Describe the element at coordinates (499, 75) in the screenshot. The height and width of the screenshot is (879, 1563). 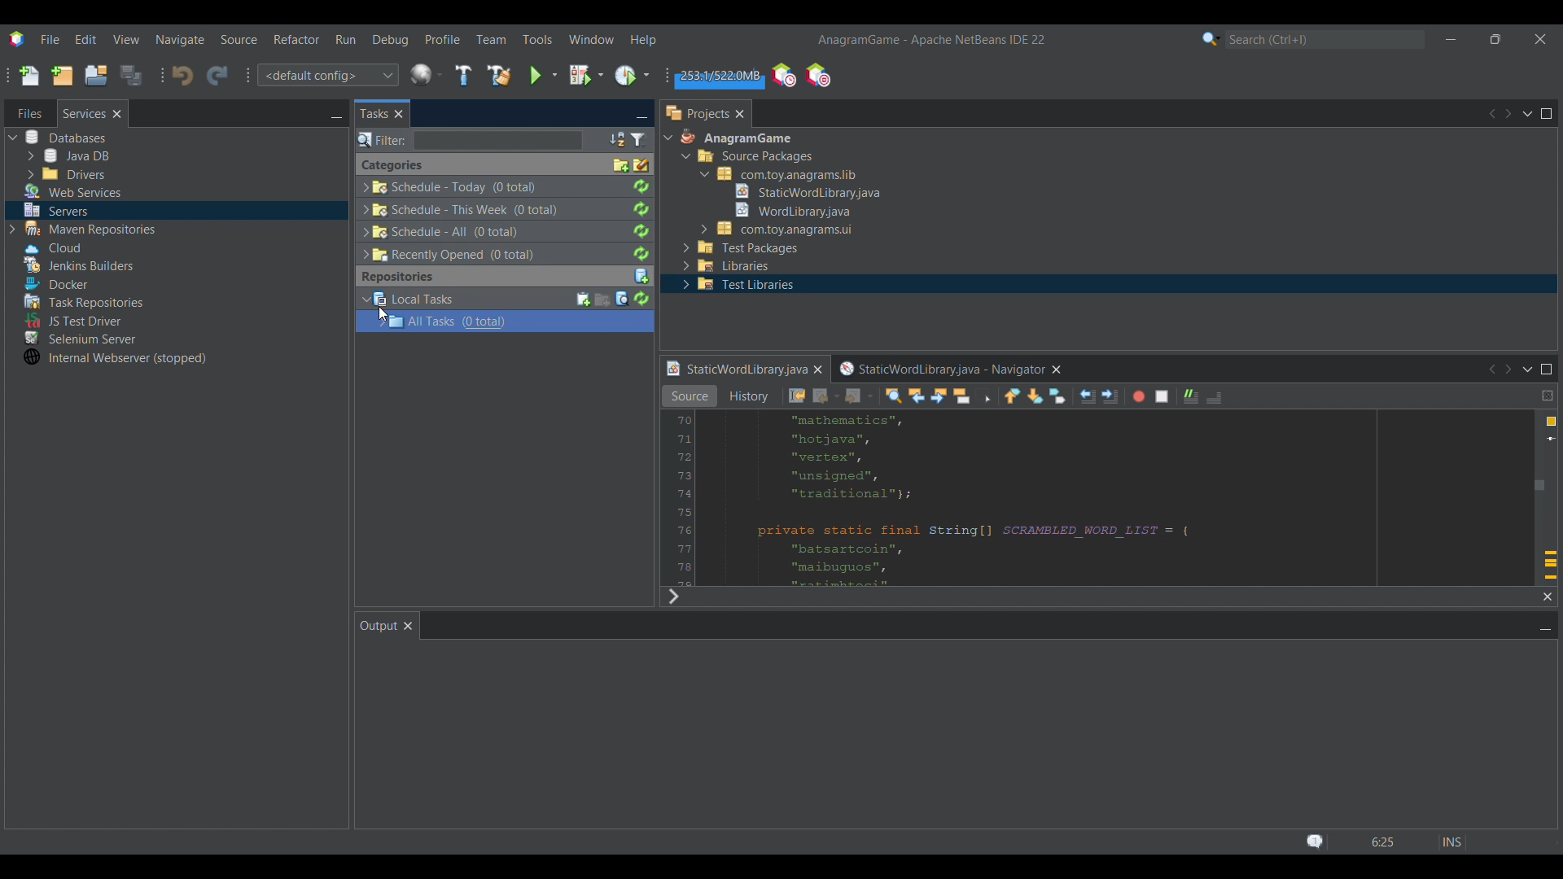
I see `Clean and build main project` at that location.